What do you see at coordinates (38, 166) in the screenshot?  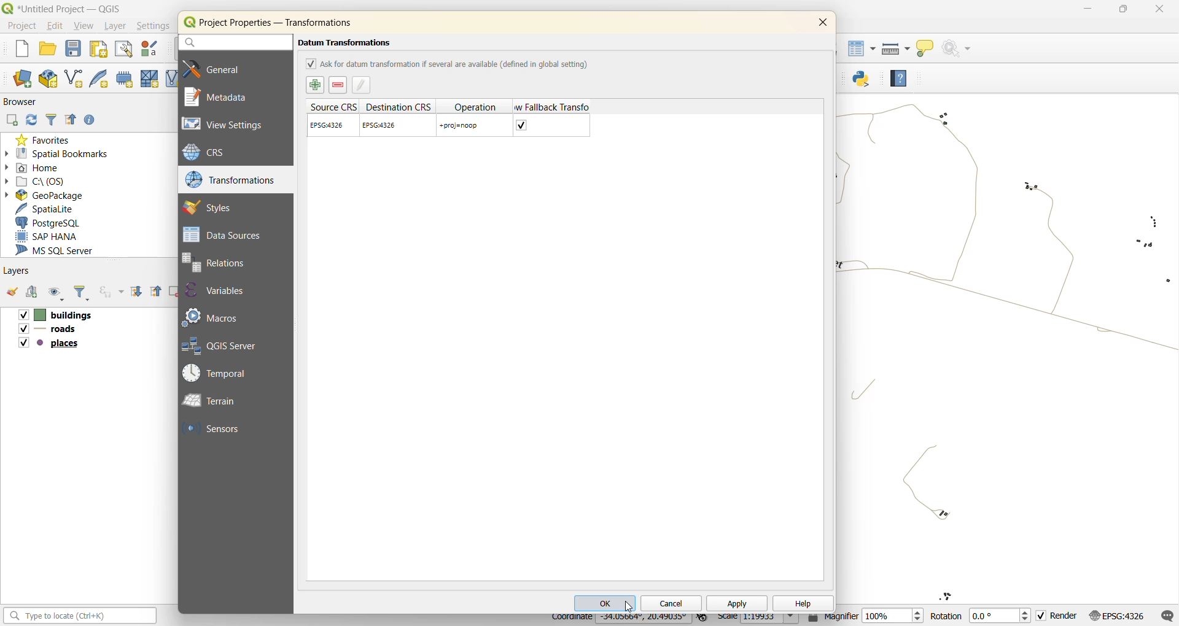 I see `home` at bounding box center [38, 166].